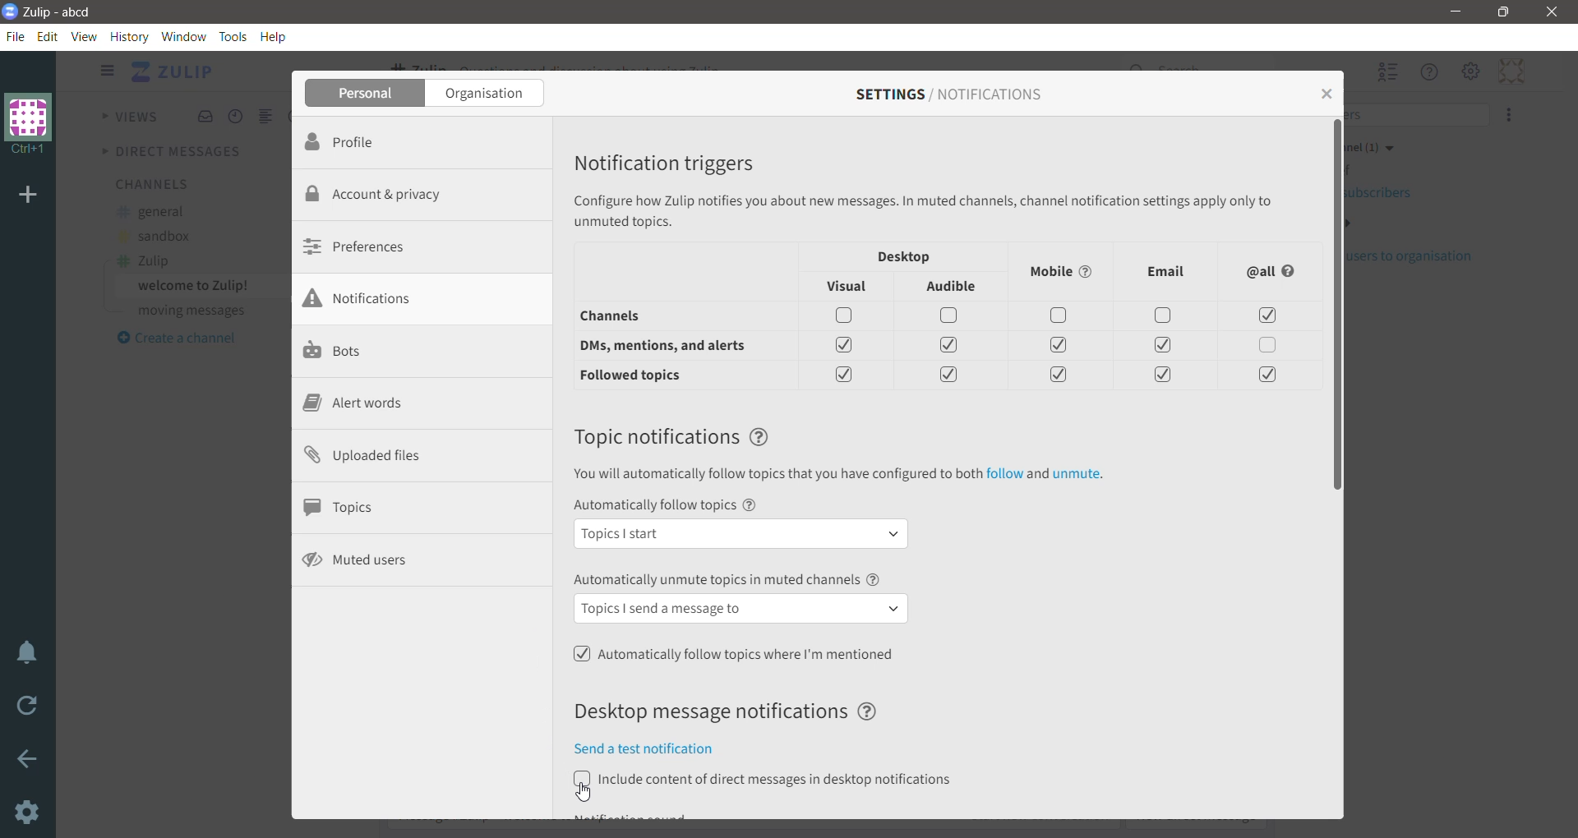  Describe the element at coordinates (366, 142) in the screenshot. I see `Profile` at that location.